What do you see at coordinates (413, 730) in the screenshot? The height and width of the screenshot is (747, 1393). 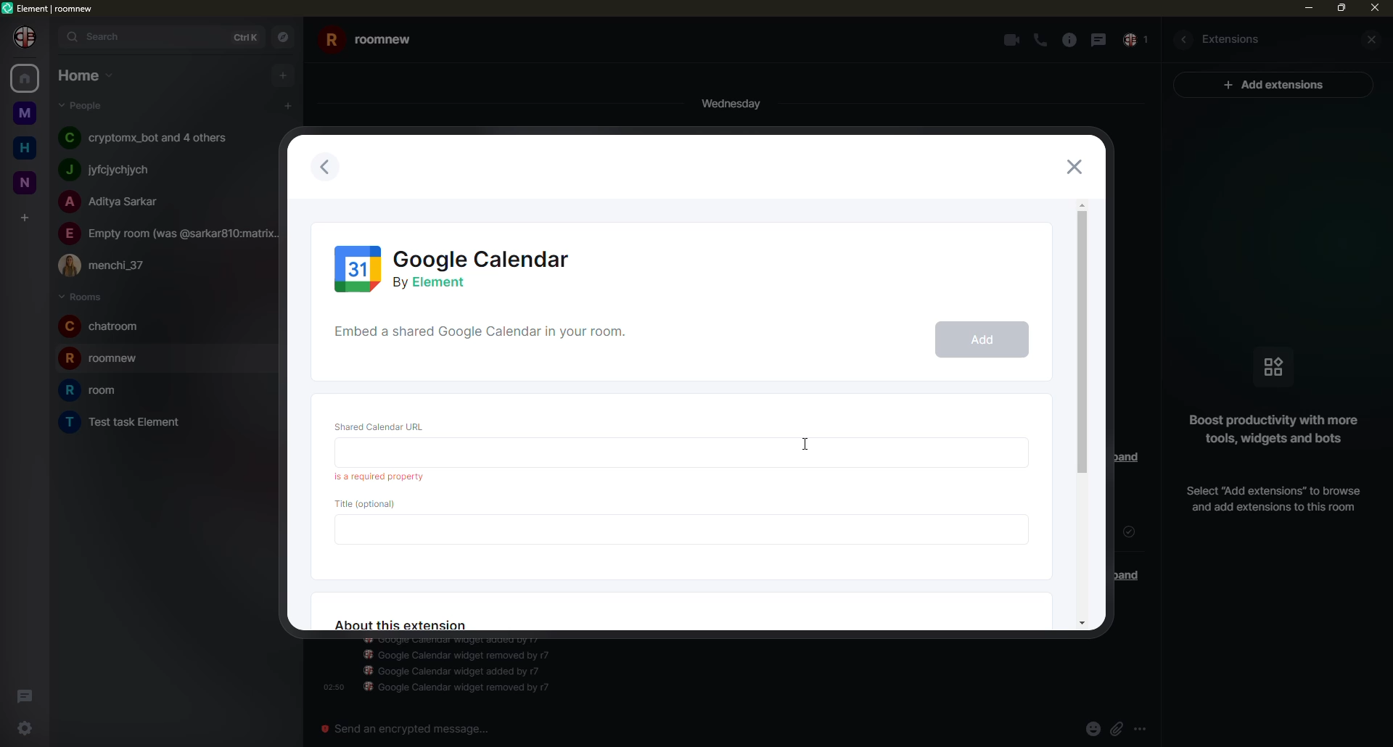 I see `send an emergency message` at bounding box center [413, 730].